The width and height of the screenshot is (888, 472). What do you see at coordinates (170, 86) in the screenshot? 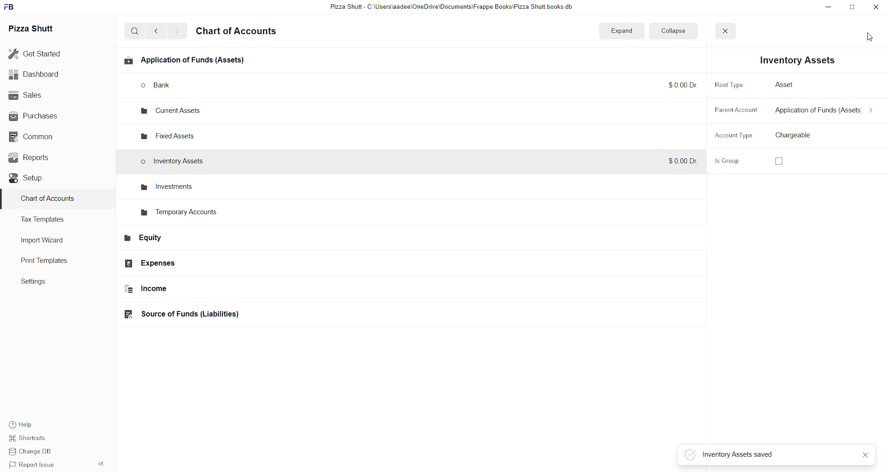
I see `bank ` at bounding box center [170, 86].